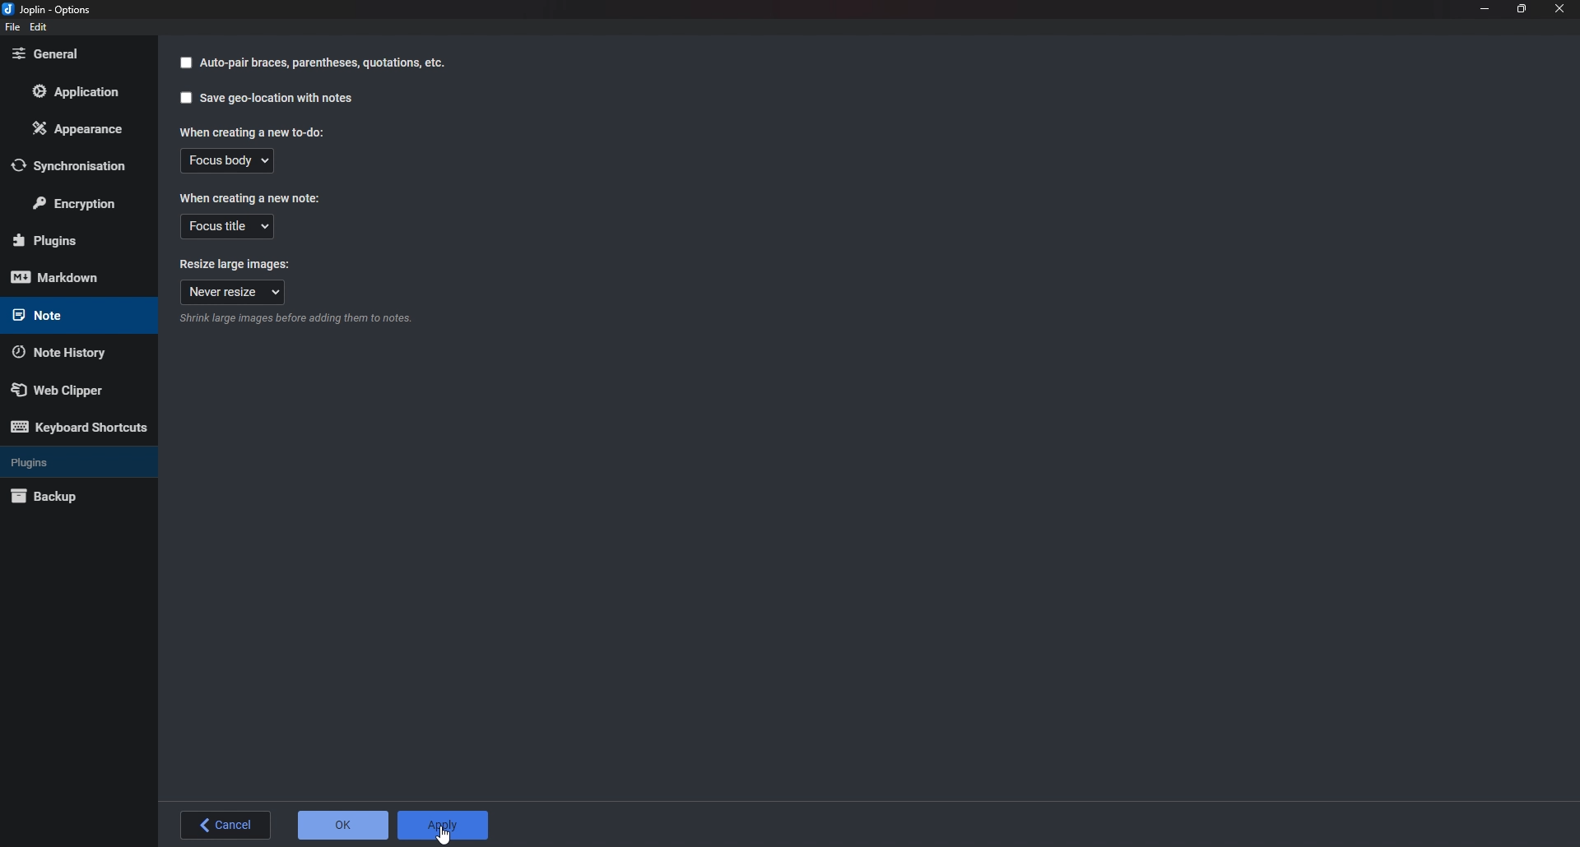  Describe the element at coordinates (66, 276) in the screenshot. I see `Mark down` at that location.